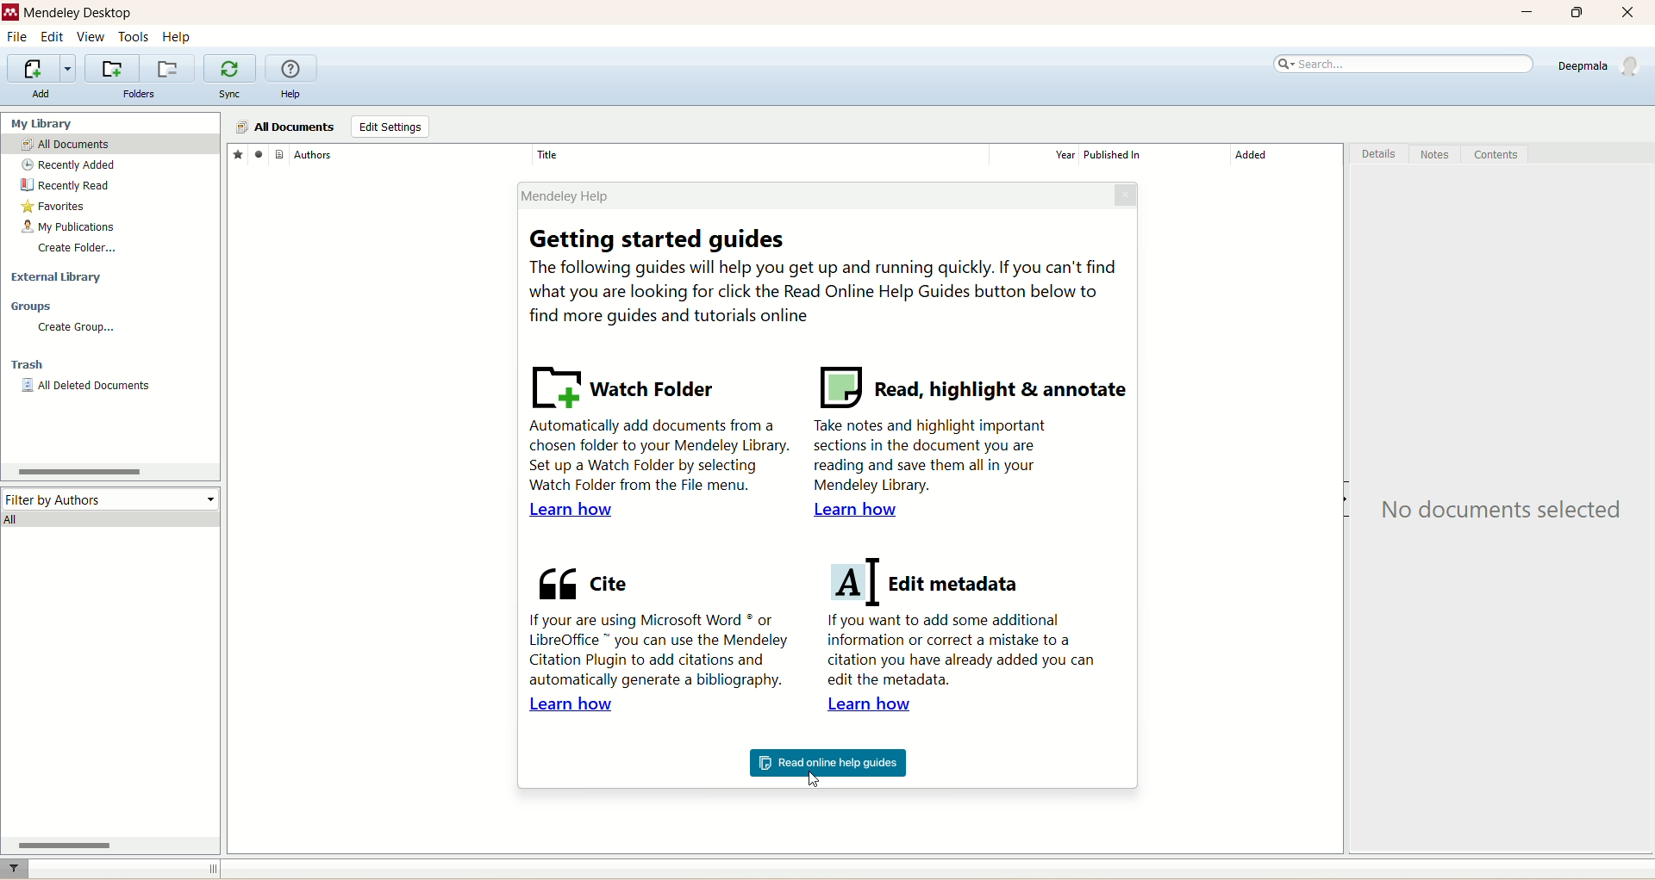  Describe the element at coordinates (827, 292) in the screenshot. I see `The following guides will help you get up and running quickly. If you can't find what you're looking for, click the Read Online Help Guides button below to find more guides and tutorials online.` at that location.